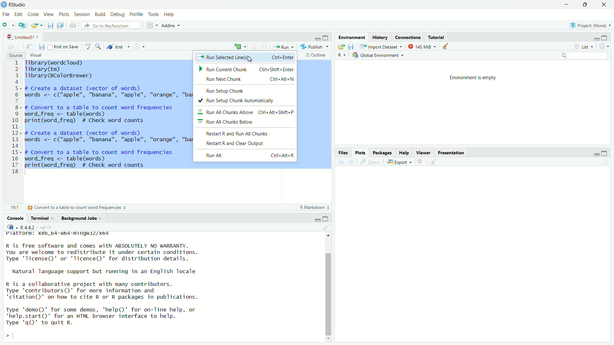  What do you see at coordinates (265, 47) in the screenshot?
I see `Go to the next section/chunk` at bounding box center [265, 47].